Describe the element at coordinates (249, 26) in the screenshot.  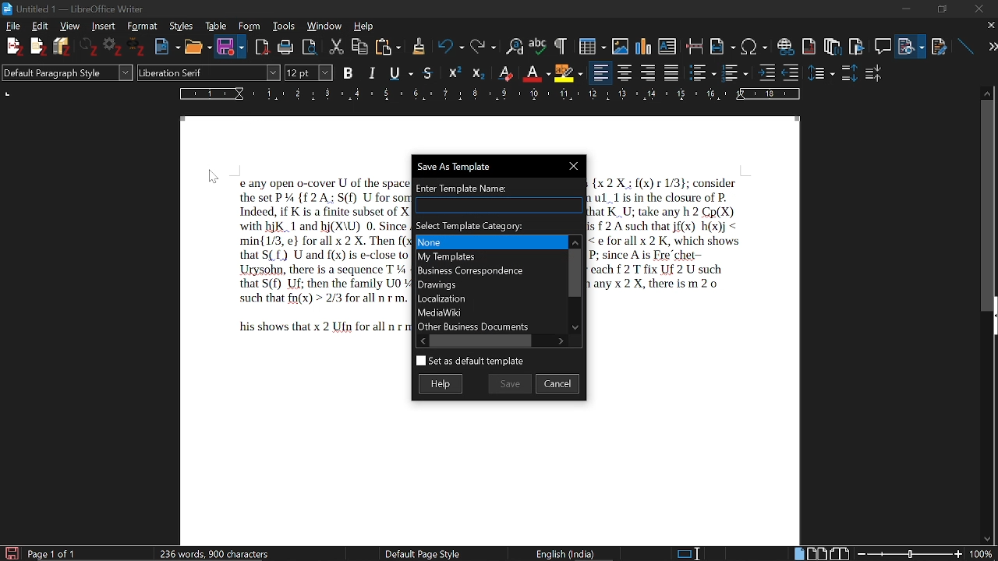
I see `Form` at that location.